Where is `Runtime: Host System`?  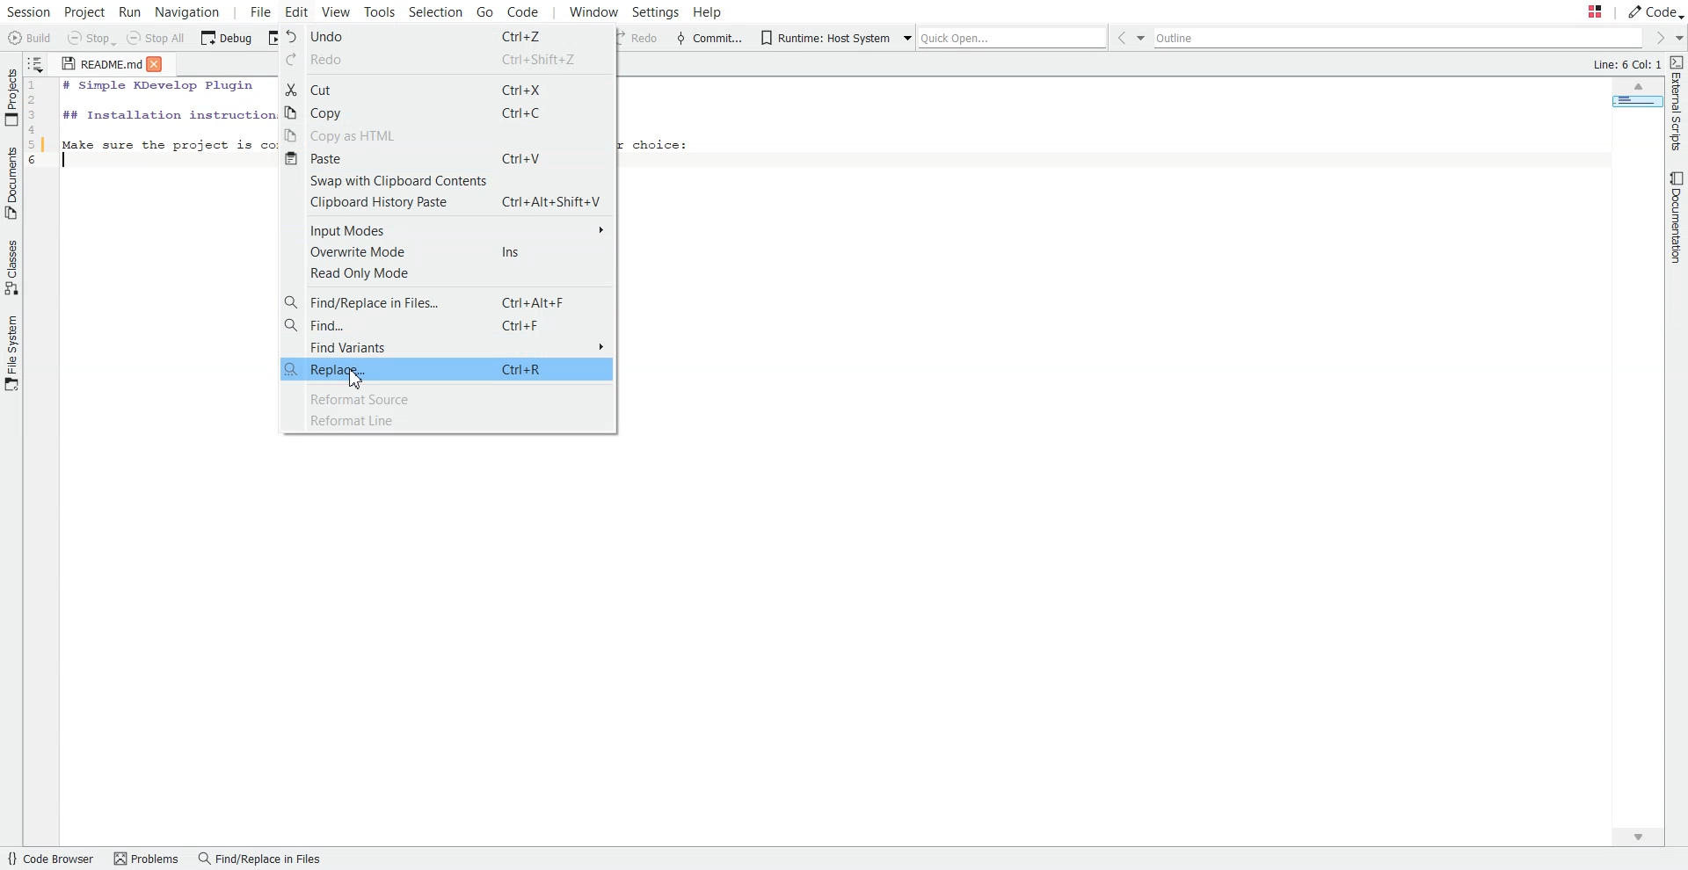
Runtime: Host System is located at coordinates (824, 38).